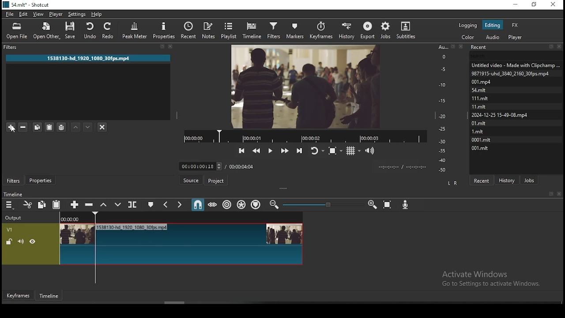  I want to click on playlist, so click(230, 30).